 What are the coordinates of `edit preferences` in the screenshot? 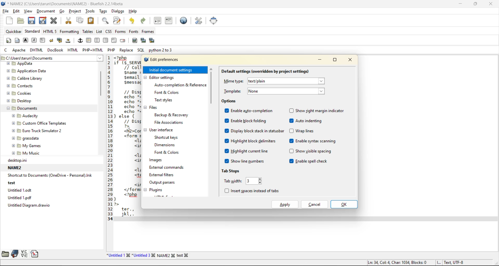 It's located at (198, 22).